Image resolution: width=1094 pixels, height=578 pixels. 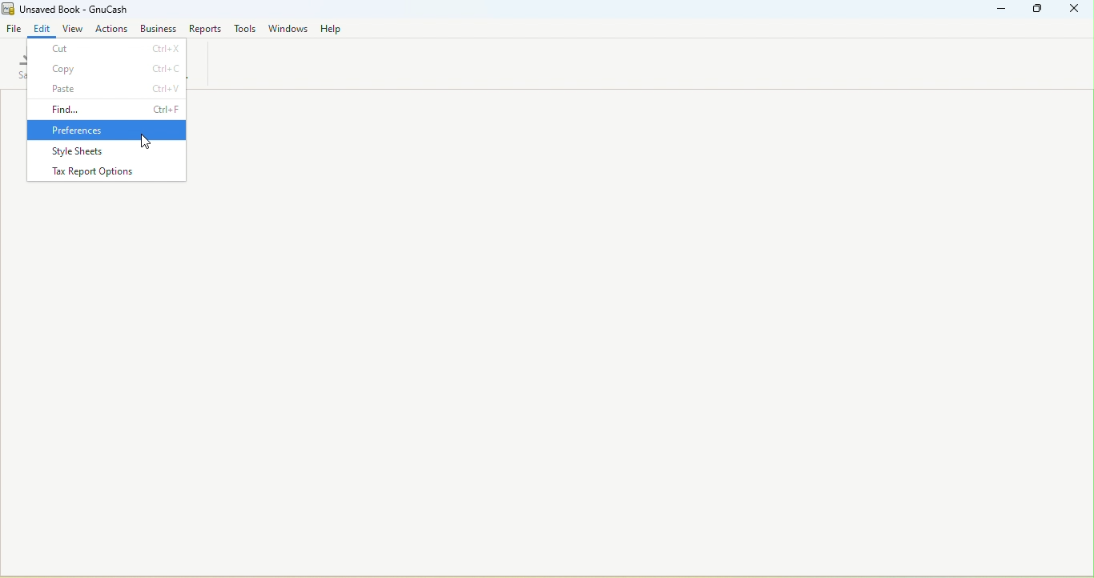 I want to click on Close, so click(x=1073, y=11).